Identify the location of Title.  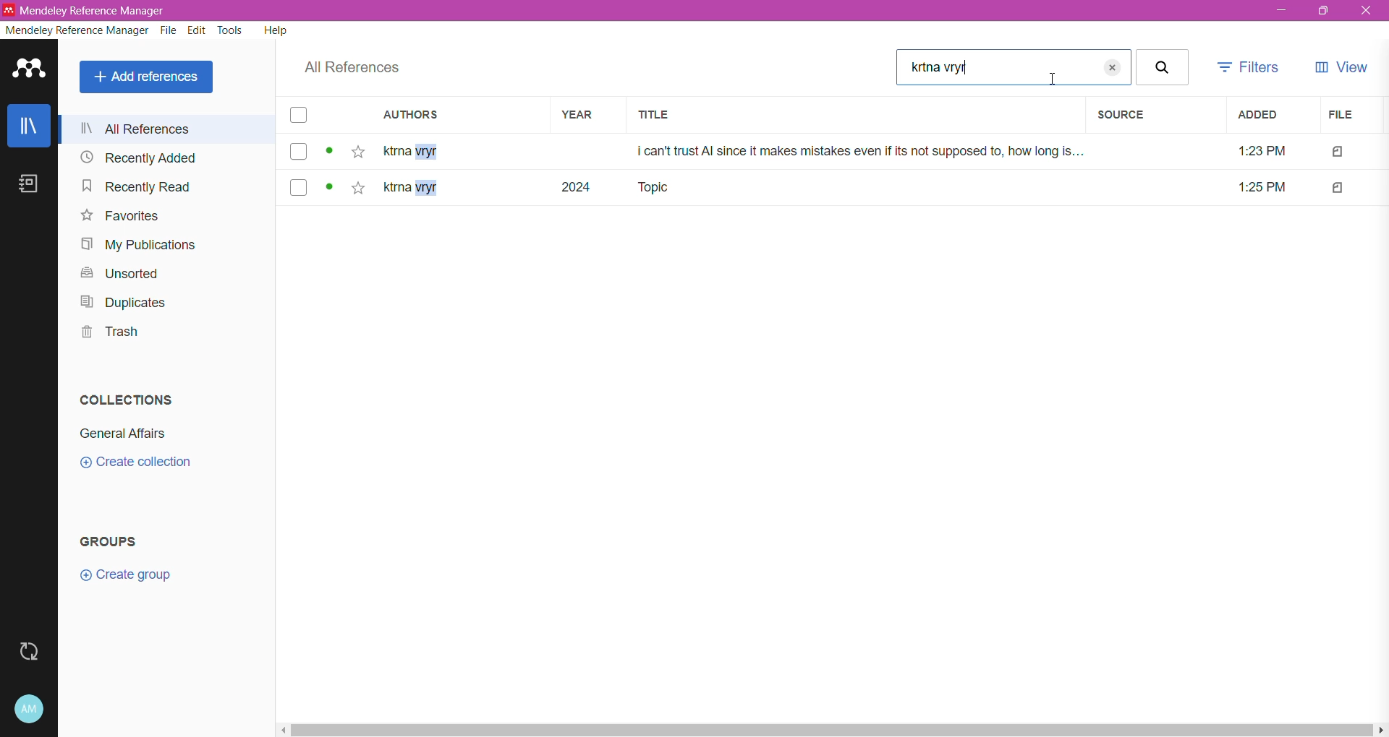
(854, 116).